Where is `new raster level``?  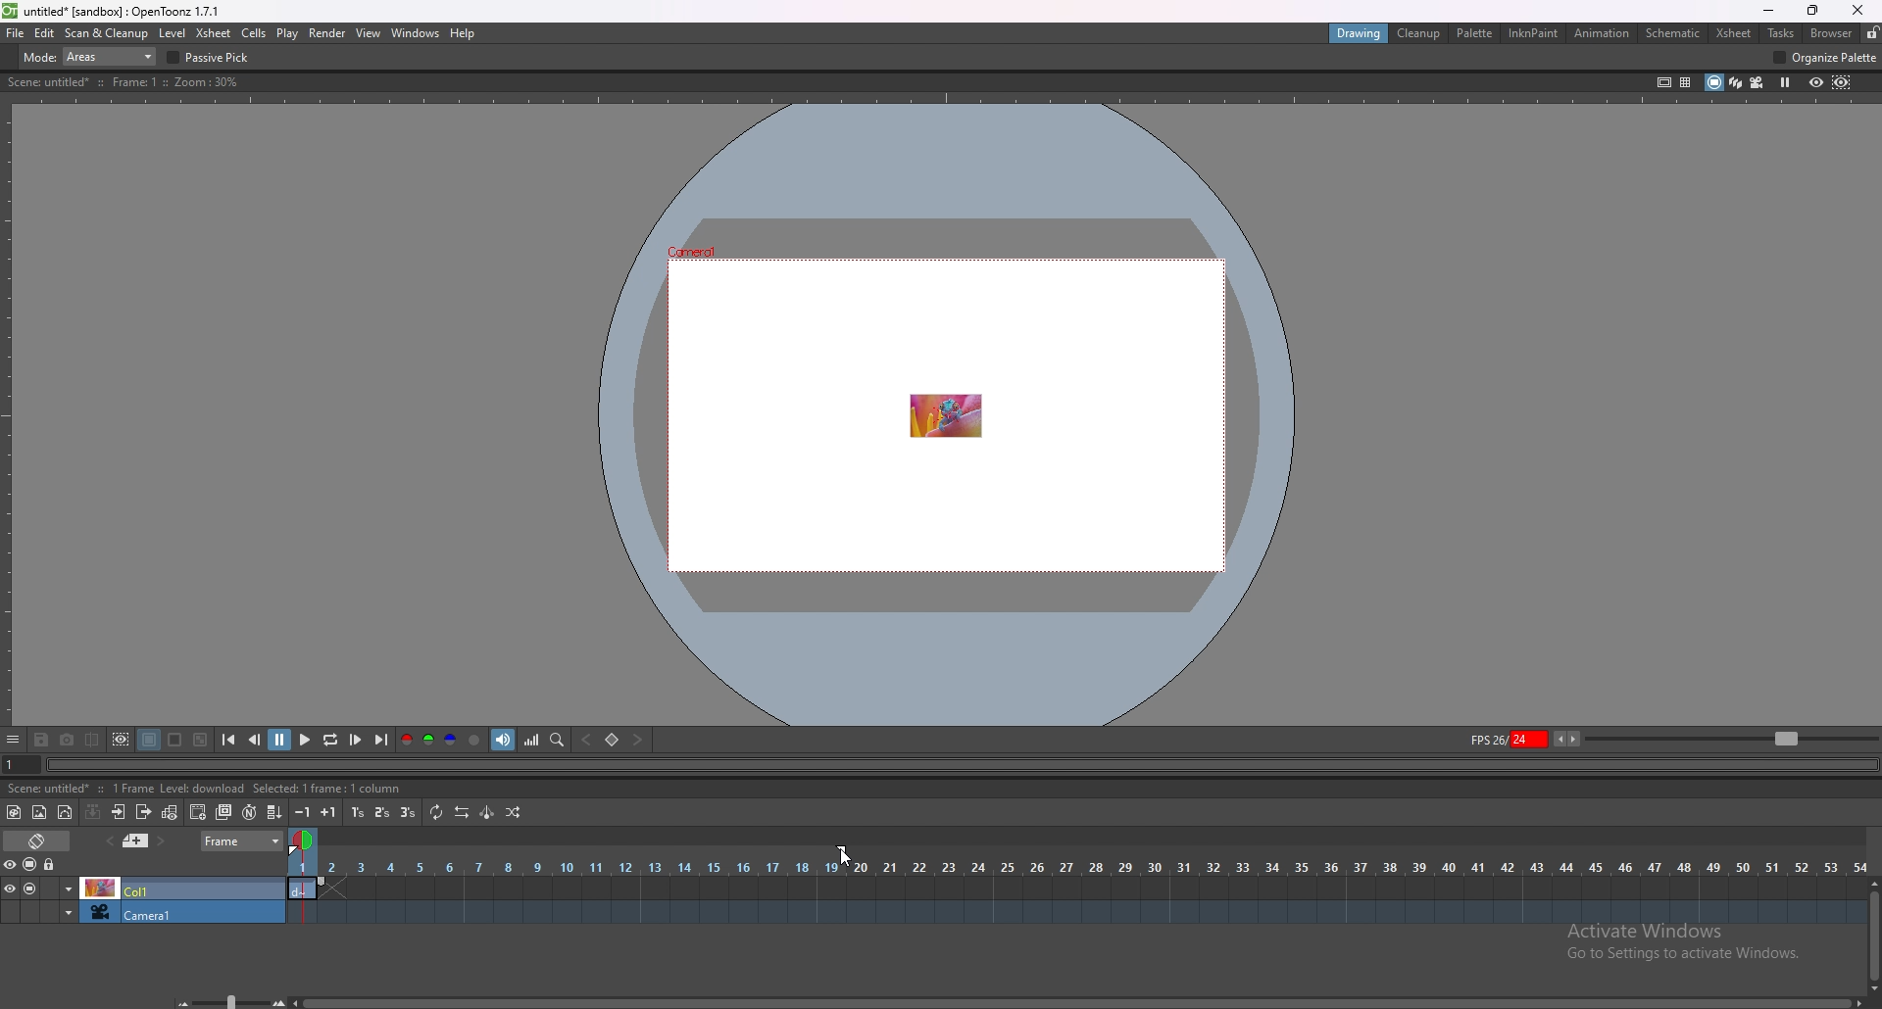 new raster level` is located at coordinates (39, 812).